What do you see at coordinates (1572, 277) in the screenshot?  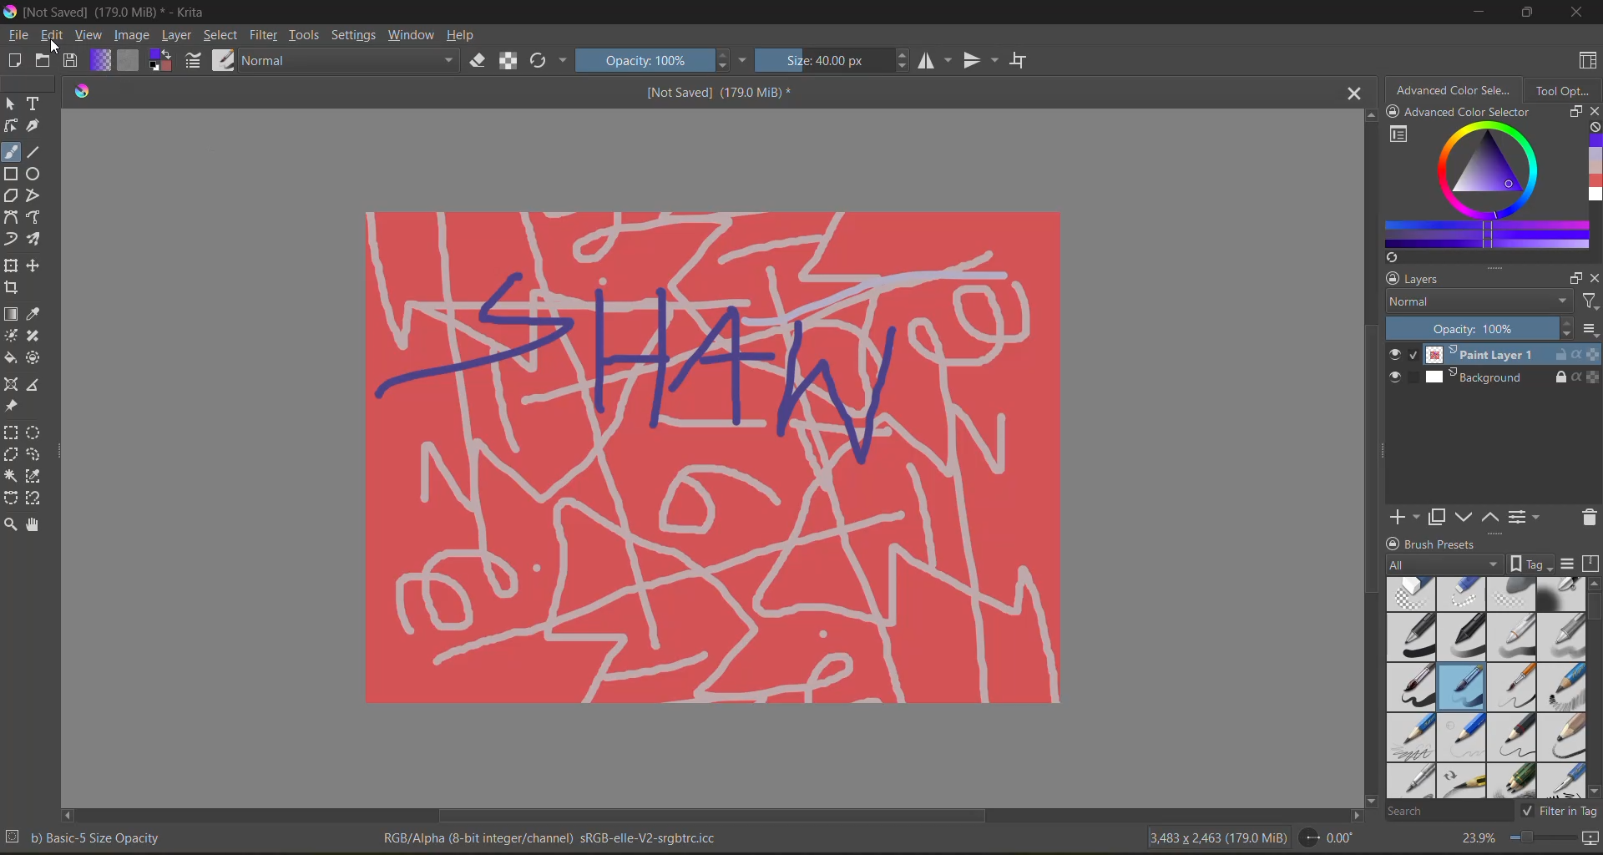 I see `float docker` at bounding box center [1572, 277].